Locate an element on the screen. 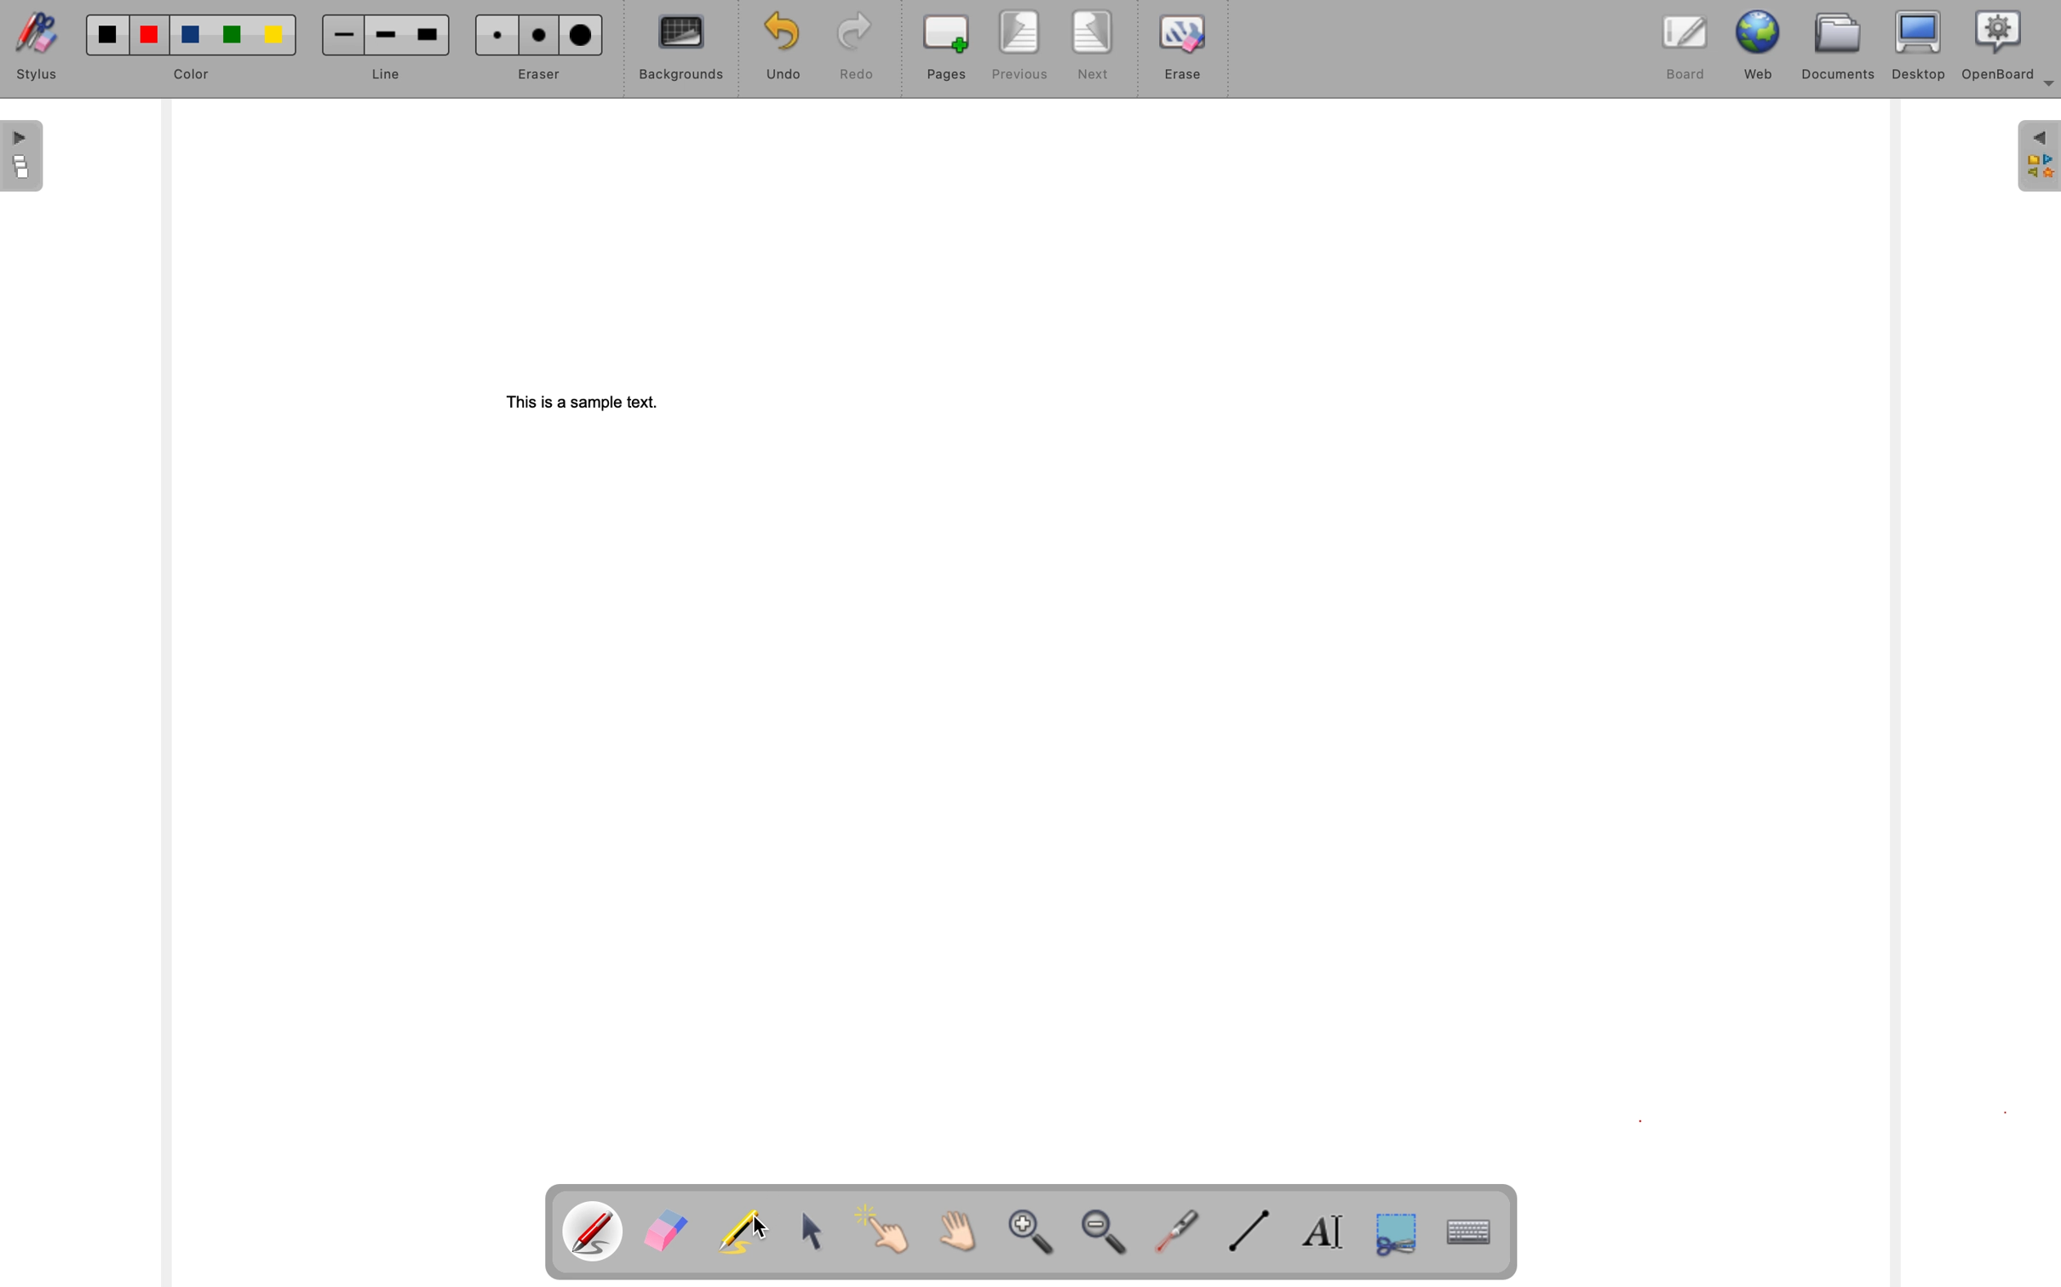  next is located at coordinates (1092, 46).